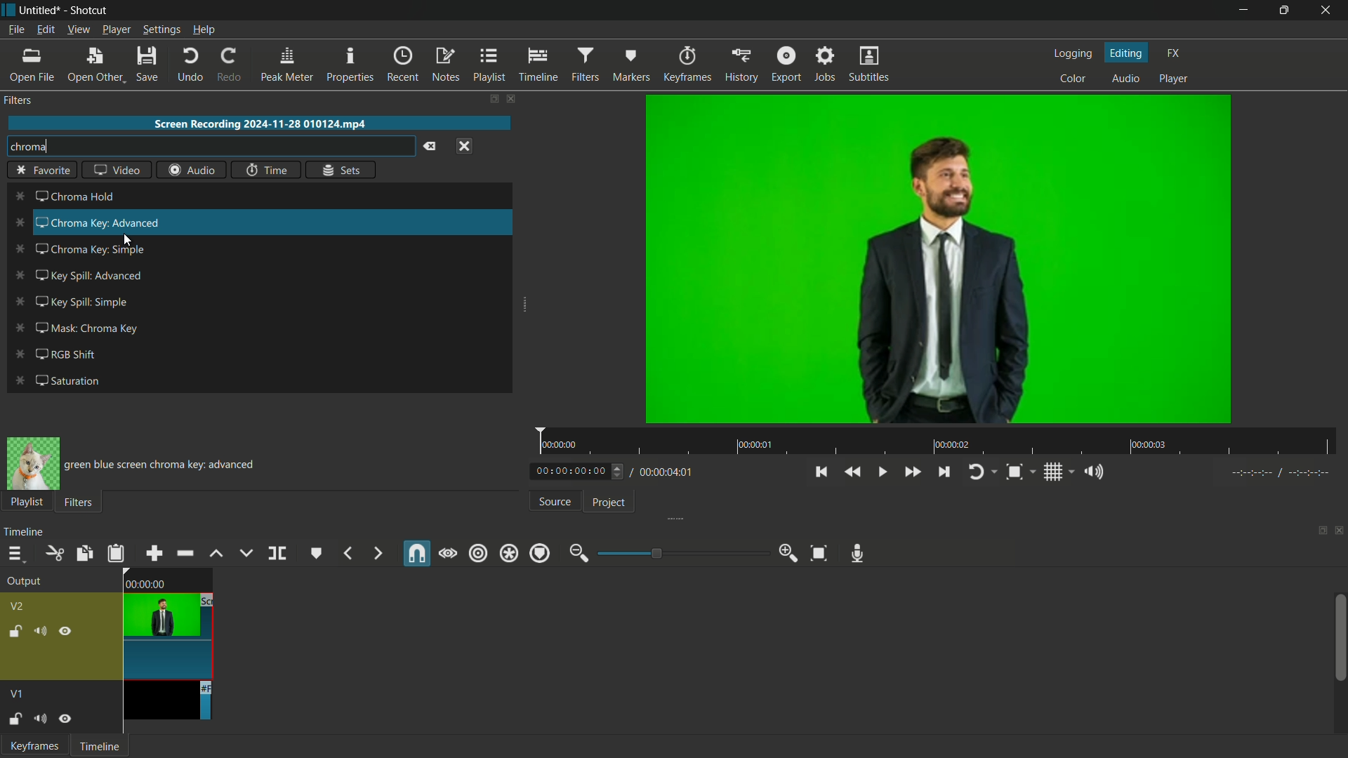  I want to click on skip to the next point, so click(943, 472).